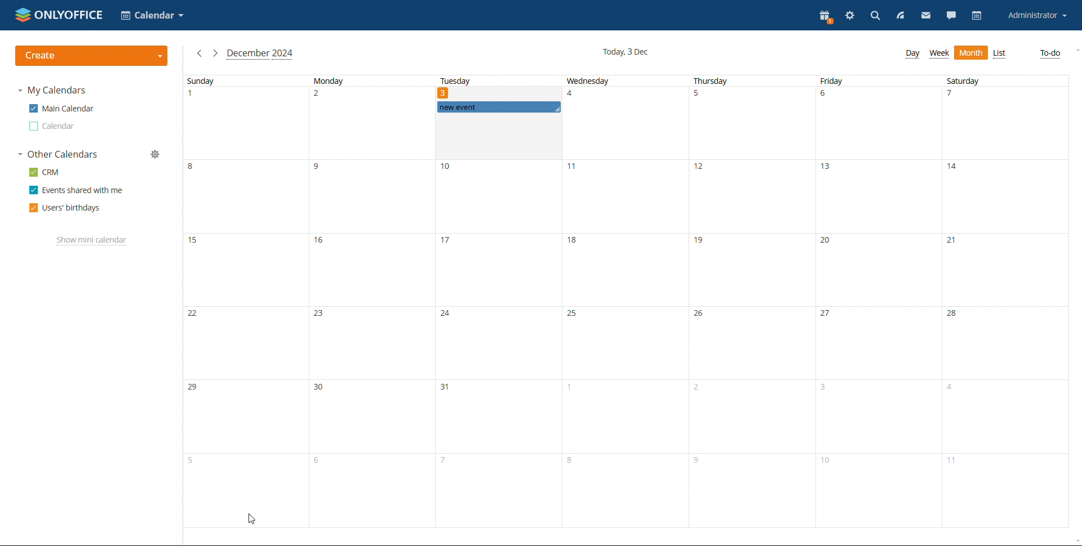  Describe the element at coordinates (624, 302) in the screenshot. I see `wednesday` at that location.